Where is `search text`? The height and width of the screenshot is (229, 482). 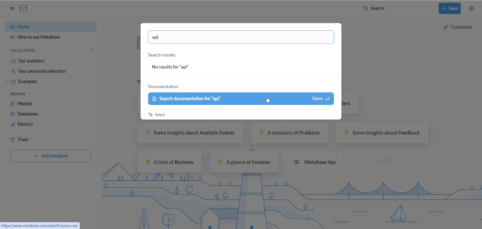 search text is located at coordinates (157, 37).